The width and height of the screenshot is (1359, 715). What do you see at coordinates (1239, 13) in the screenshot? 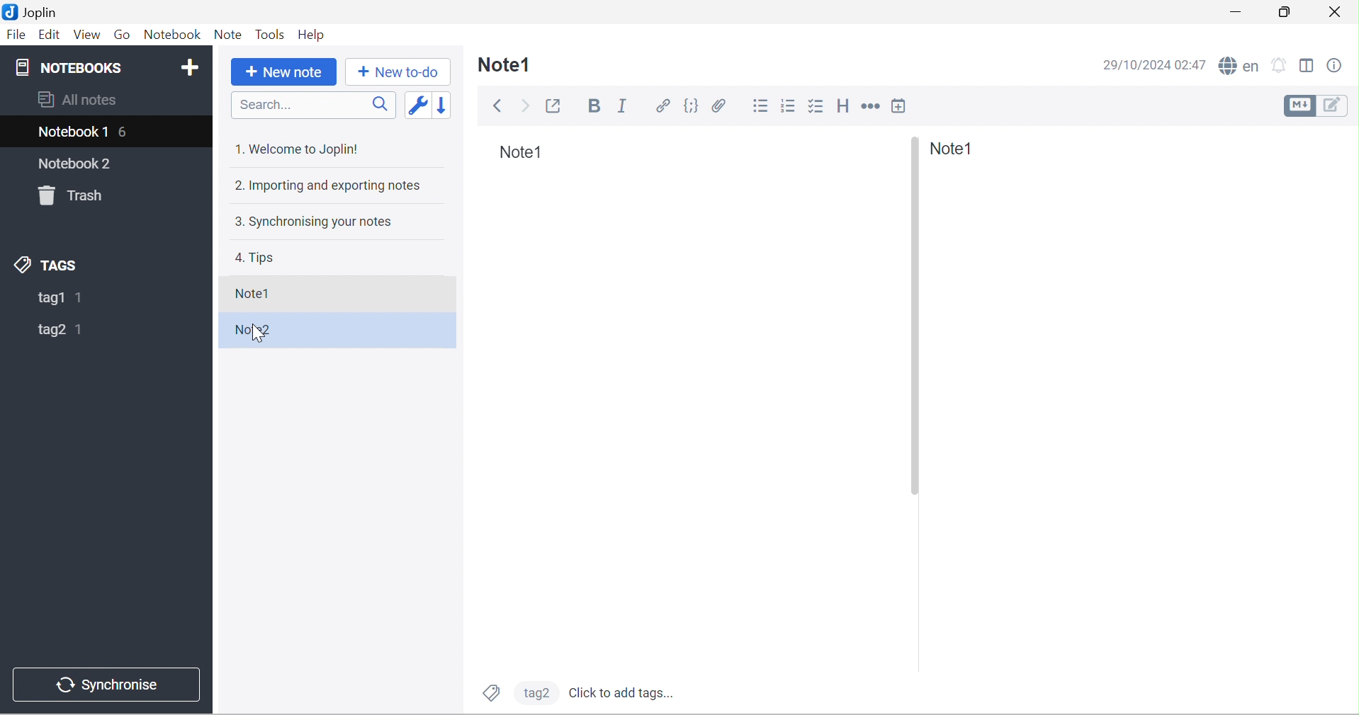
I see `Minimize` at bounding box center [1239, 13].